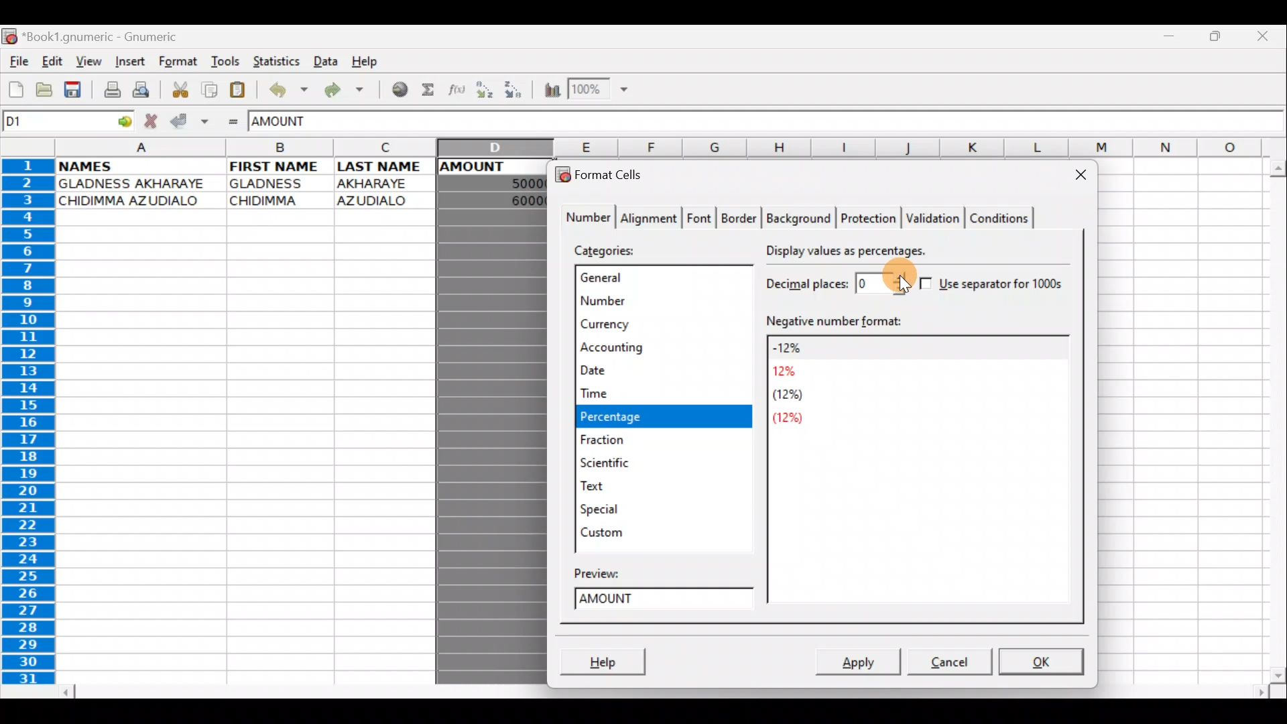  I want to click on Minimize, so click(1173, 39).